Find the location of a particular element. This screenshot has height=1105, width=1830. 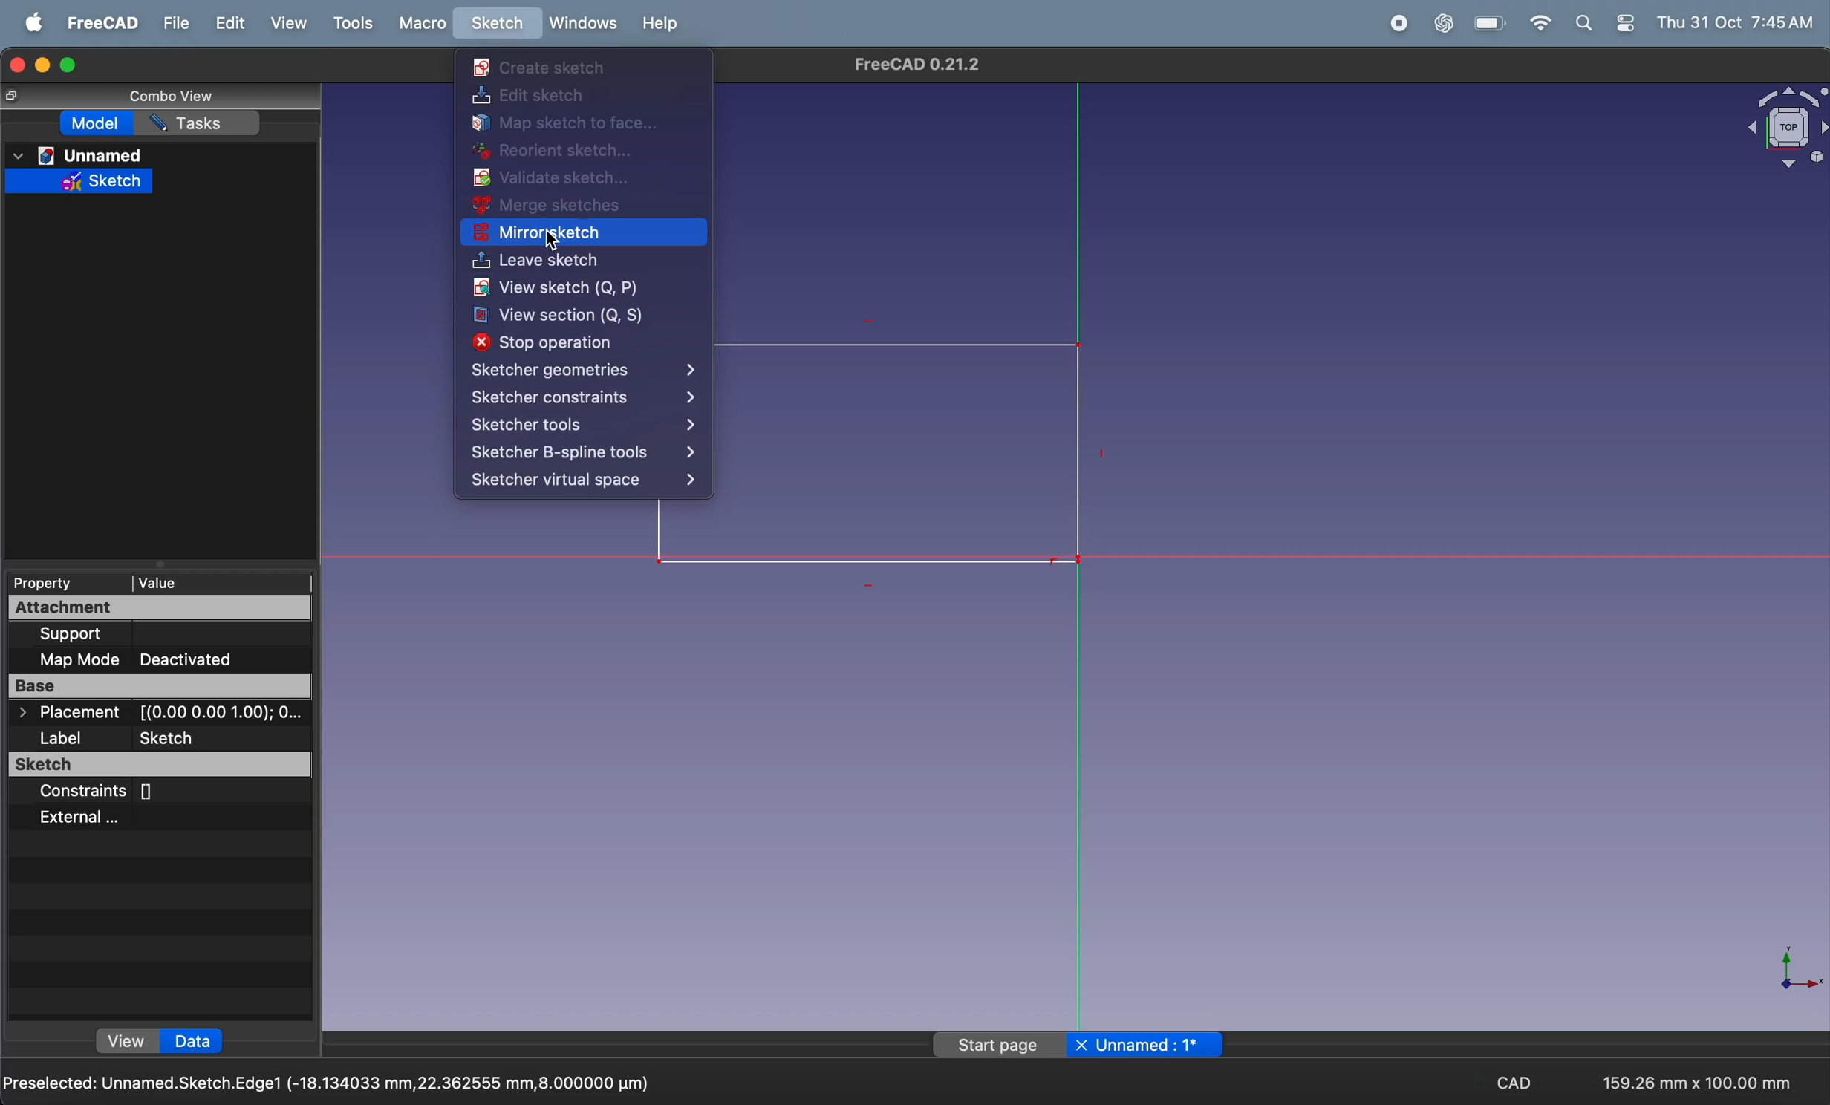

chatgpt is located at coordinates (1444, 25).